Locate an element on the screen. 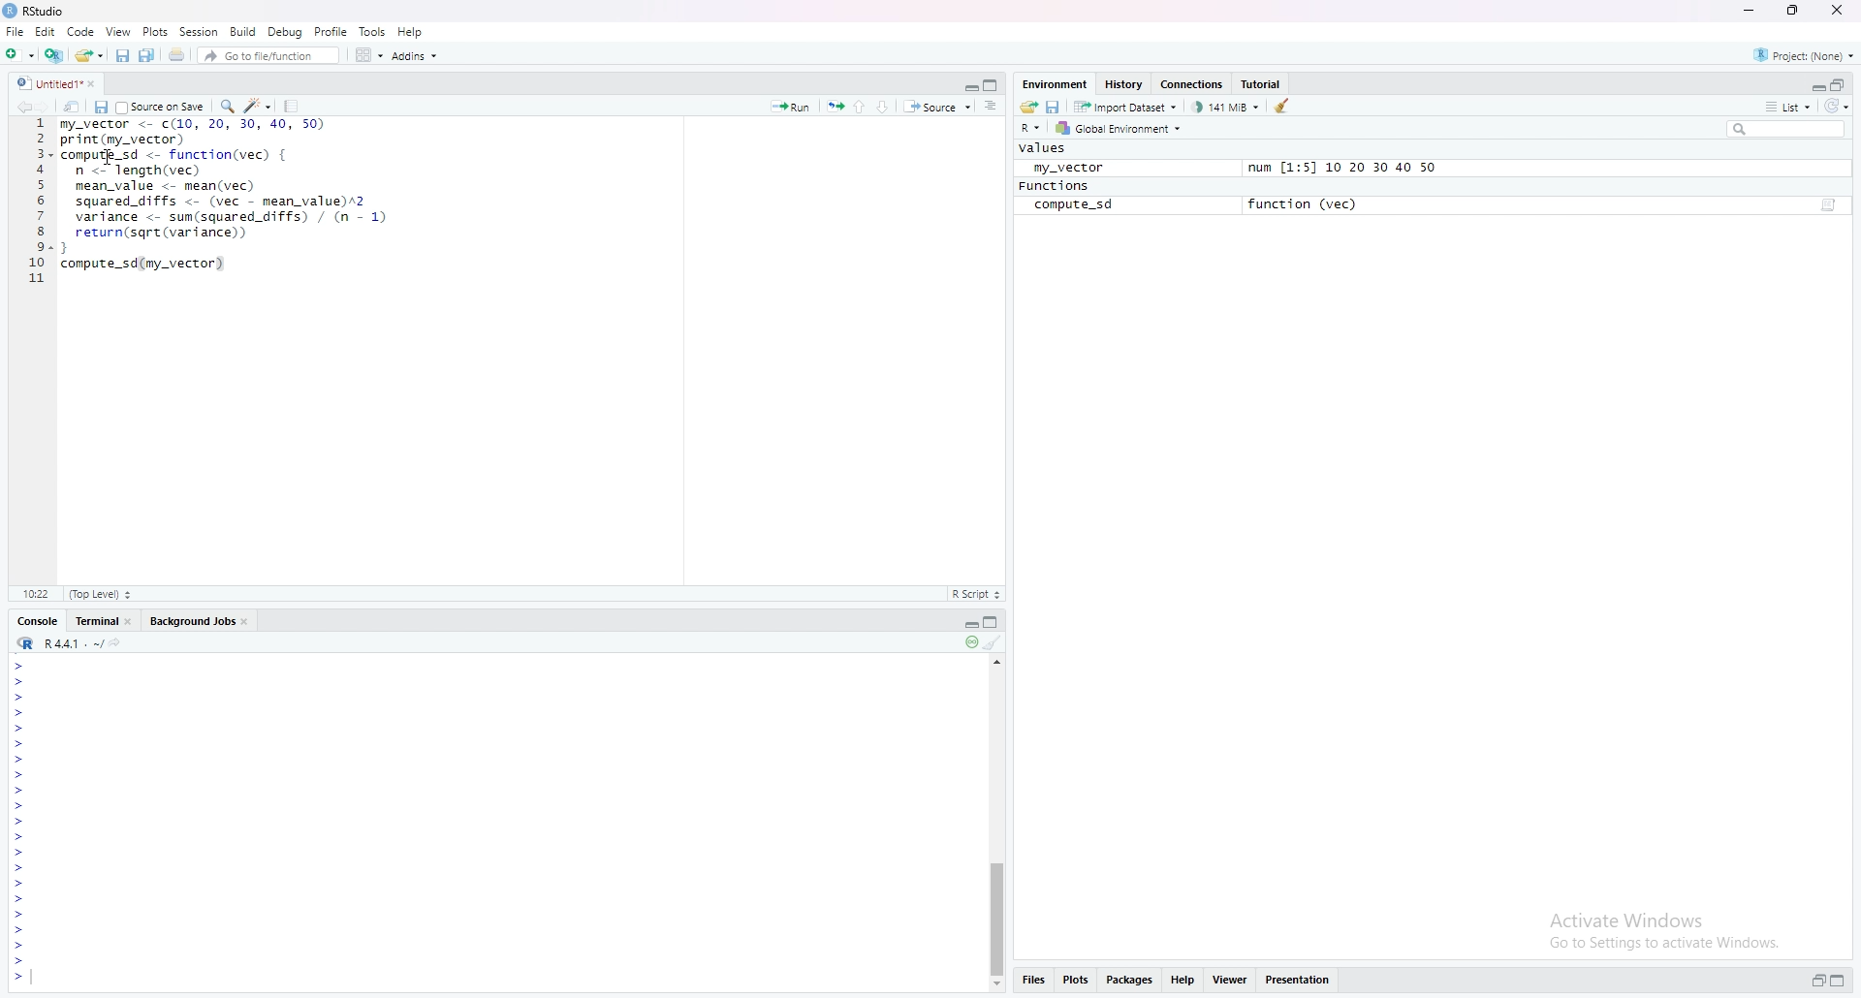 The height and width of the screenshot is (998, 1861). Show document outline (Ctrl + Shift + O) is located at coordinates (991, 106).